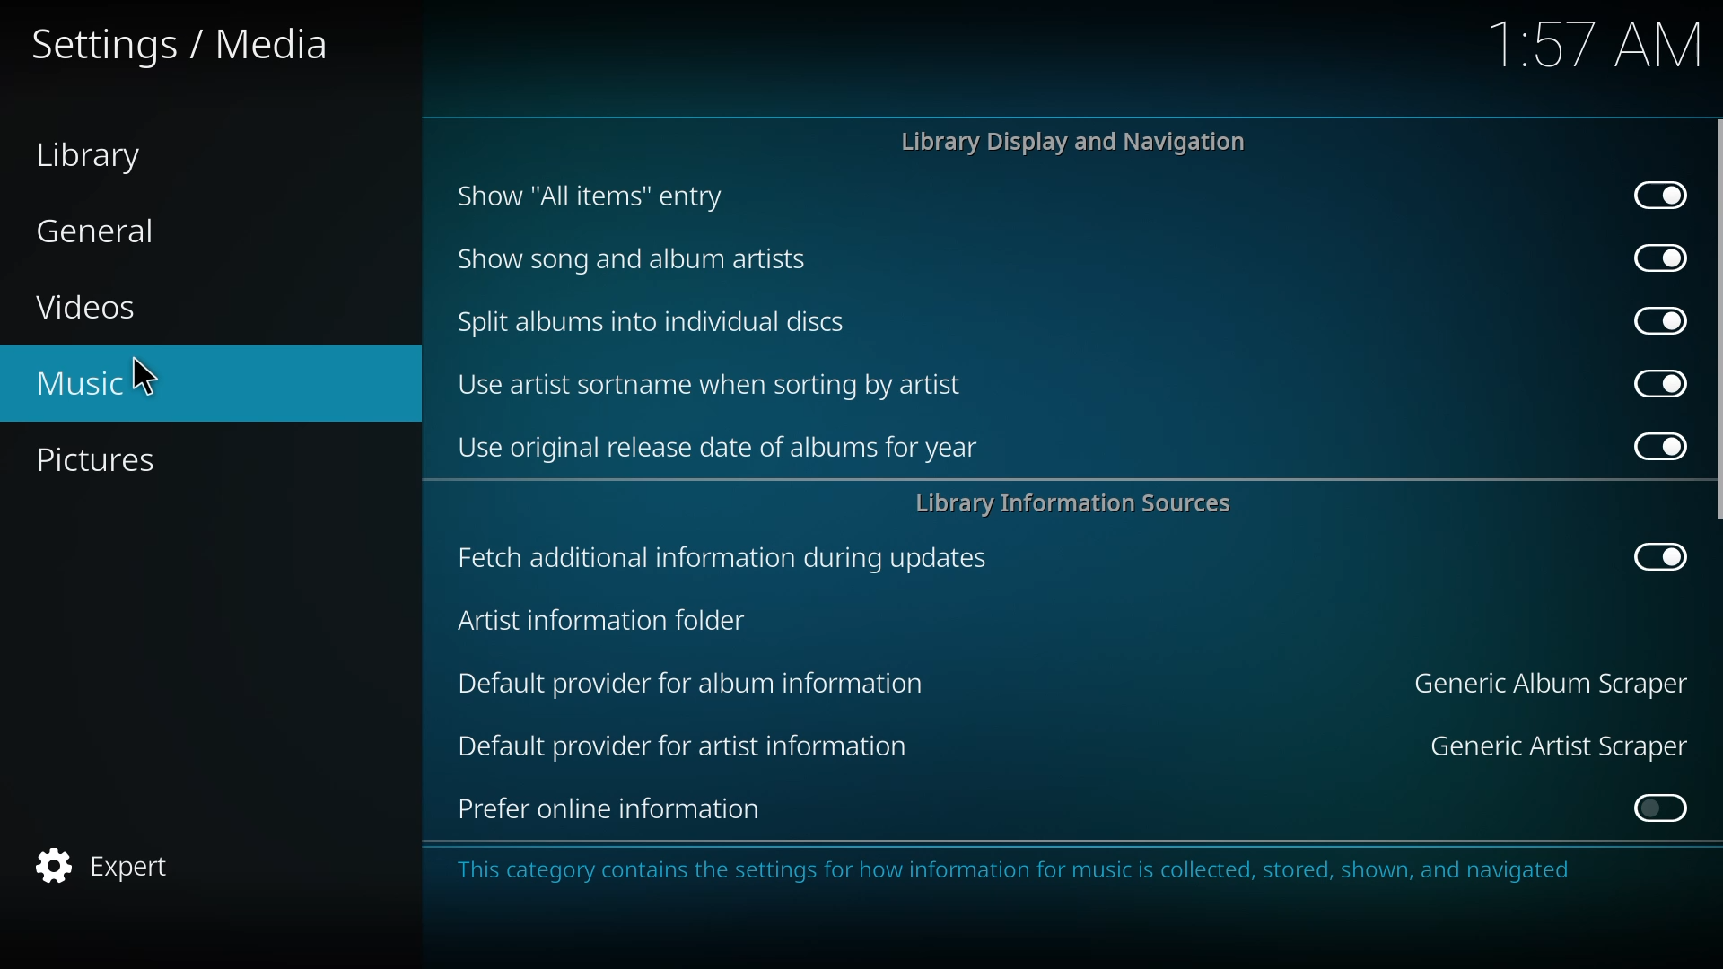  I want to click on general, so click(98, 231).